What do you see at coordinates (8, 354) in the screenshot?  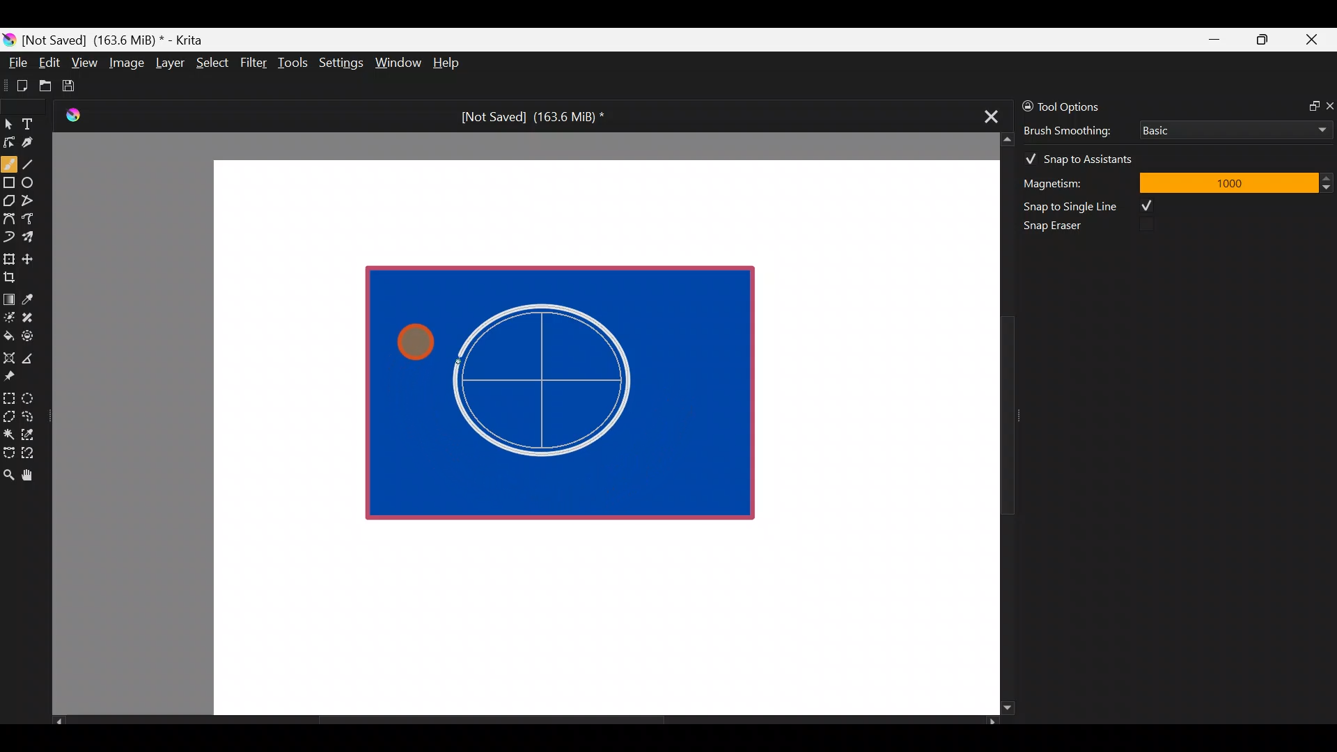 I see `Assistant tool` at bounding box center [8, 354].